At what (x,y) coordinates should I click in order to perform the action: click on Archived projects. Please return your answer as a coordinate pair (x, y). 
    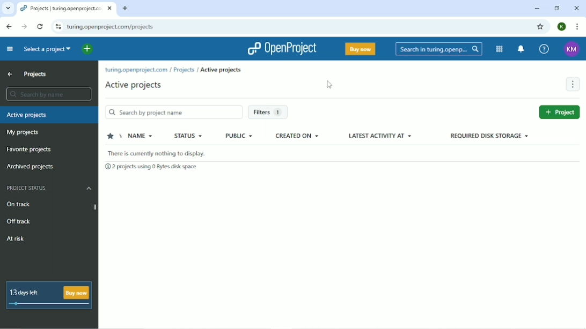
    Looking at the image, I should click on (30, 167).